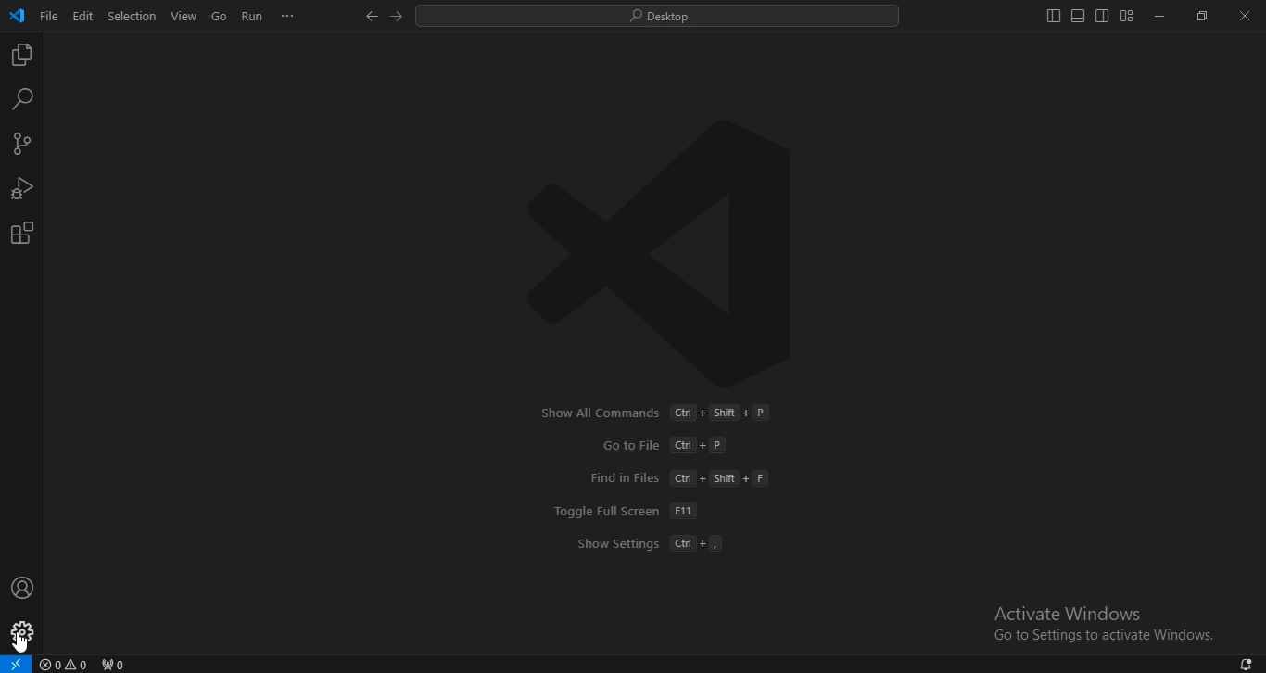 Image resolution: width=1266 pixels, height=673 pixels. Describe the element at coordinates (289, 19) in the screenshot. I see `...` at that location.